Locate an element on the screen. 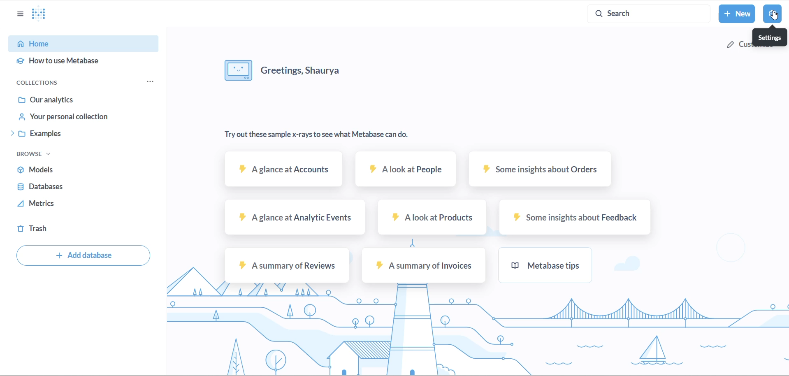  settings is located at coordinates (772, 14).